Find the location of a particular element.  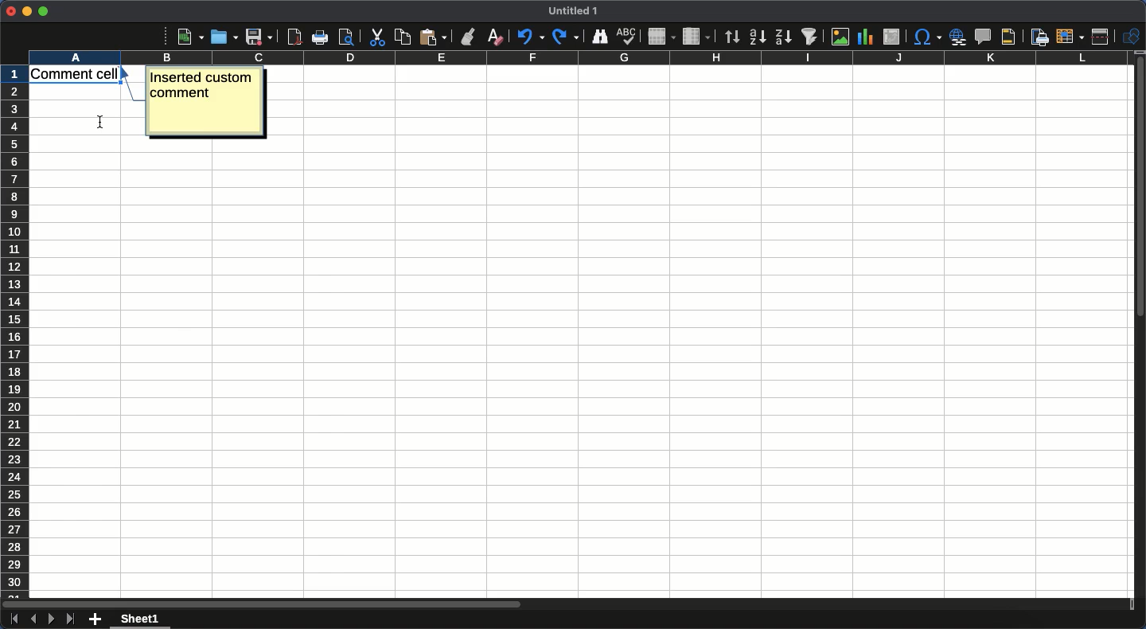

Print is located at coordinates (320, 37).